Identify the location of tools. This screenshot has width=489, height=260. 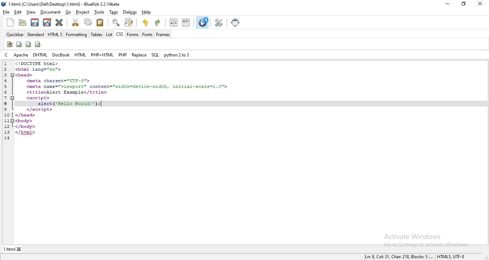
(218, 22).